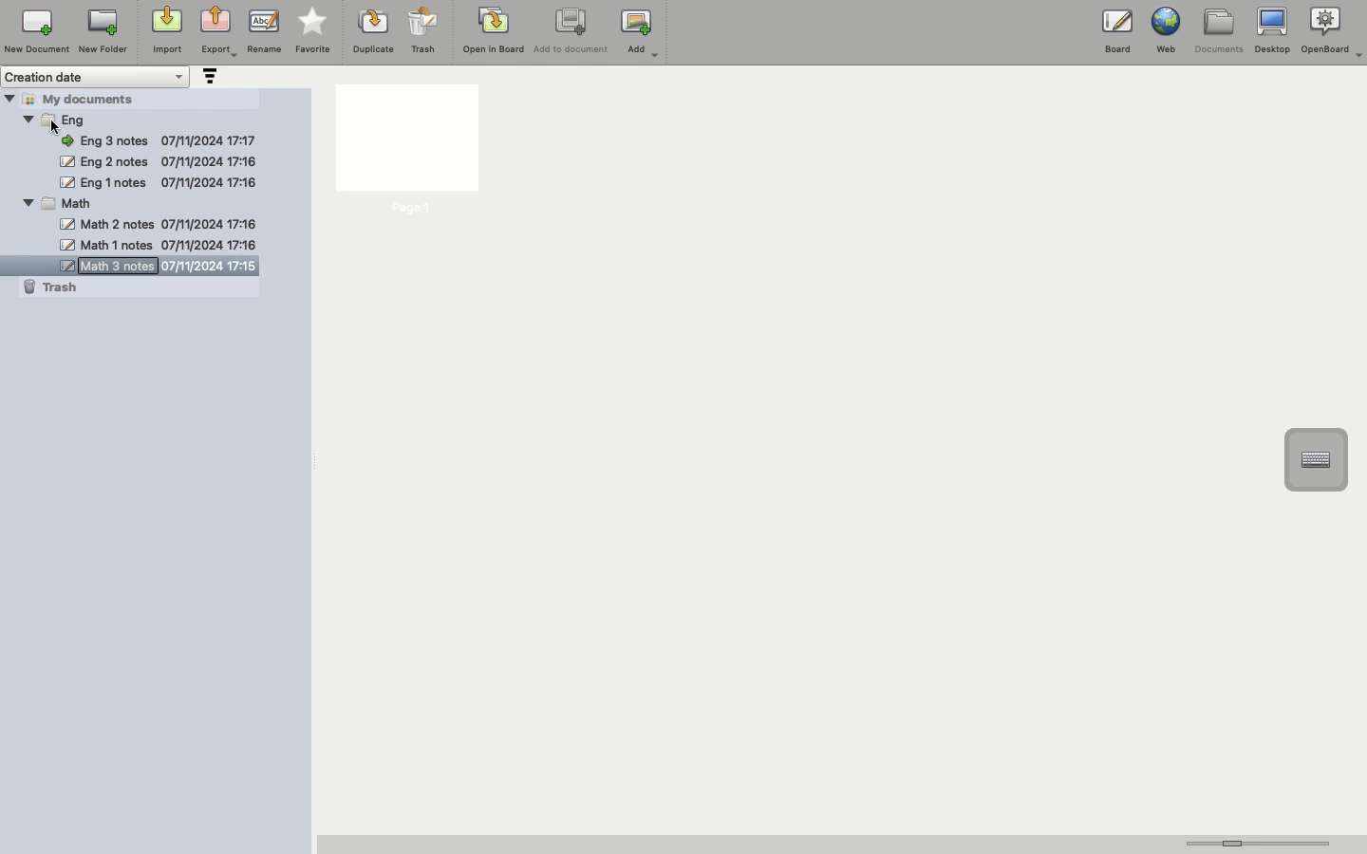  What do you see at coordinates (371, 31) in the screenshot?
I see `Duplicate` at bounding box center [371, 31].